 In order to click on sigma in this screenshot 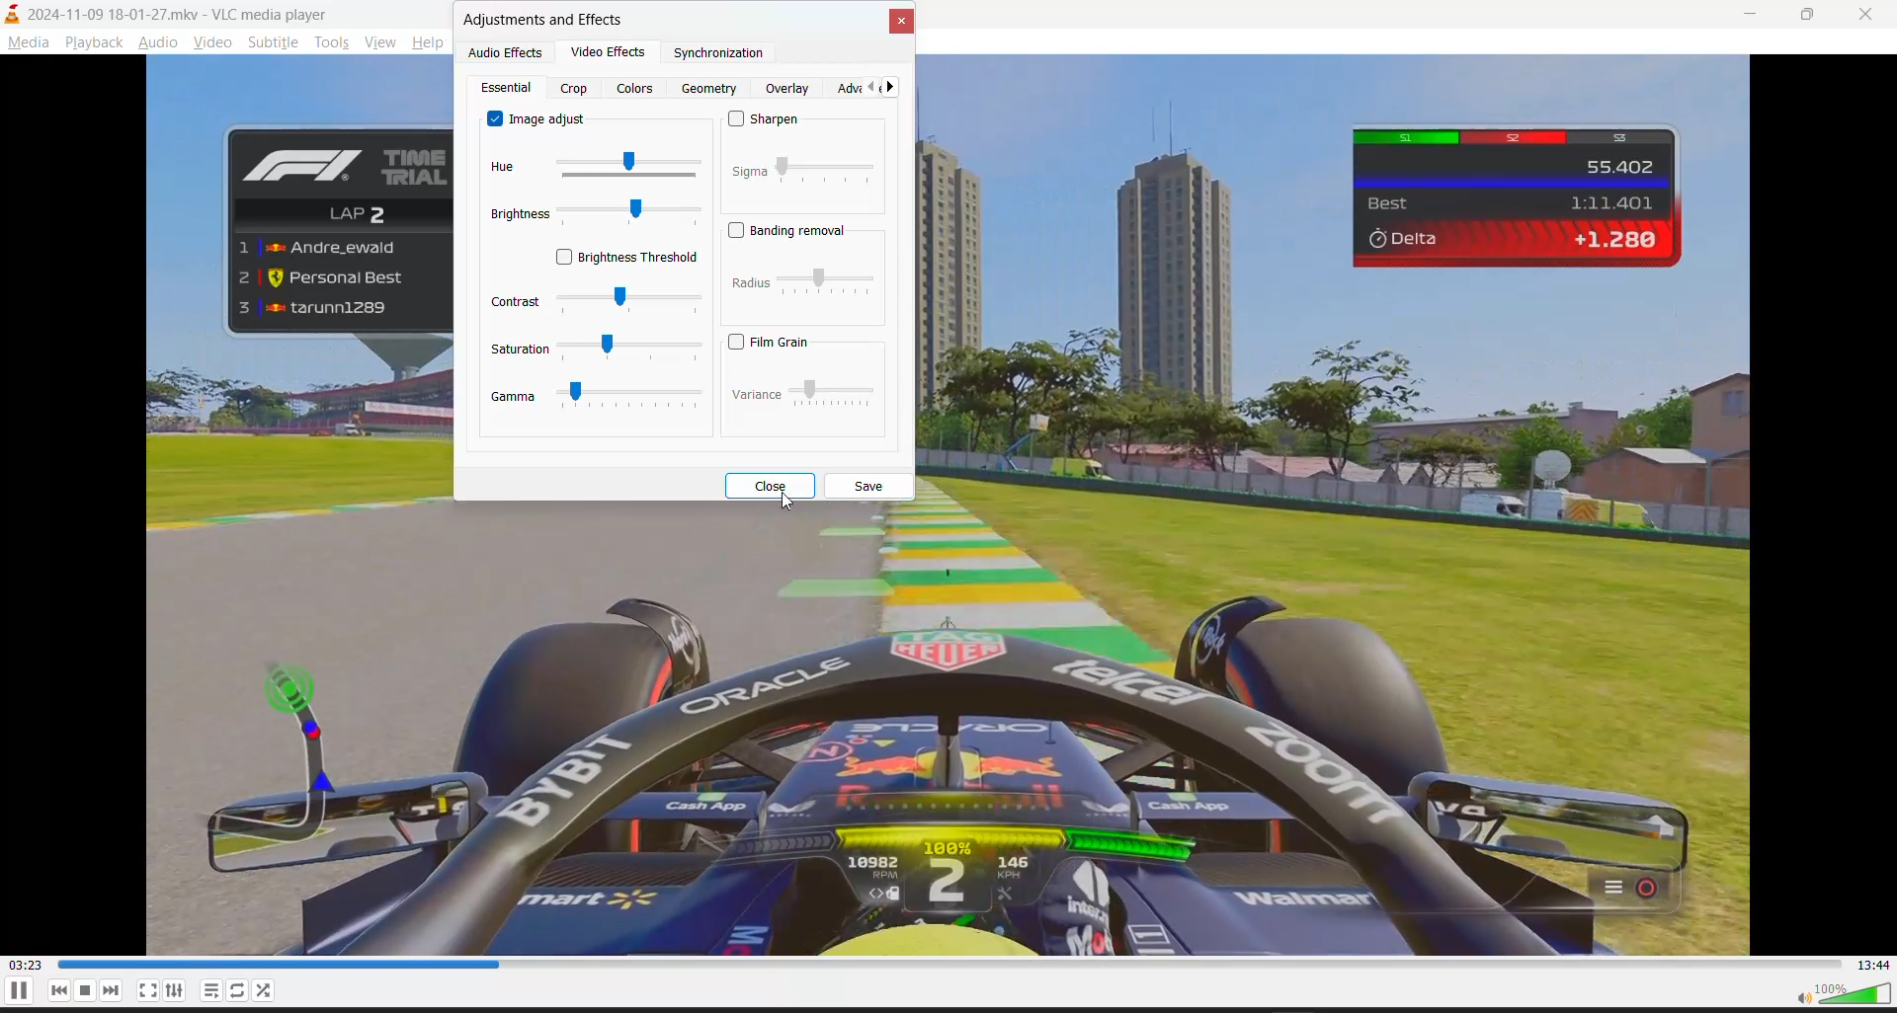, I will do `click(750, 172)`.